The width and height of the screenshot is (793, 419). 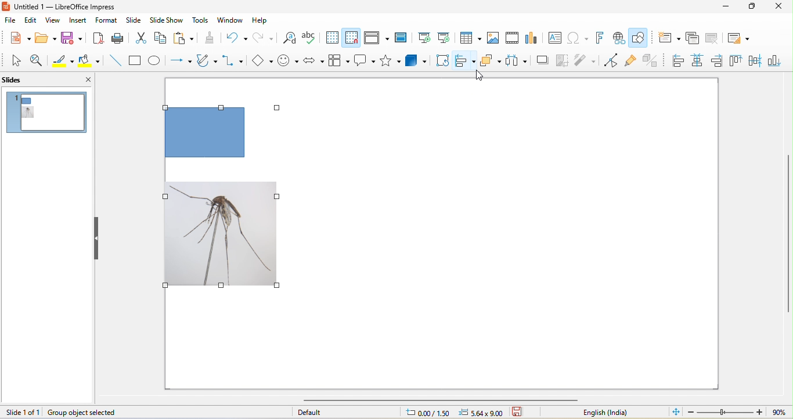 What do you see at coordinates (75, 23) in the screenshot?
I see `insert` at bounding box center [75, 23].